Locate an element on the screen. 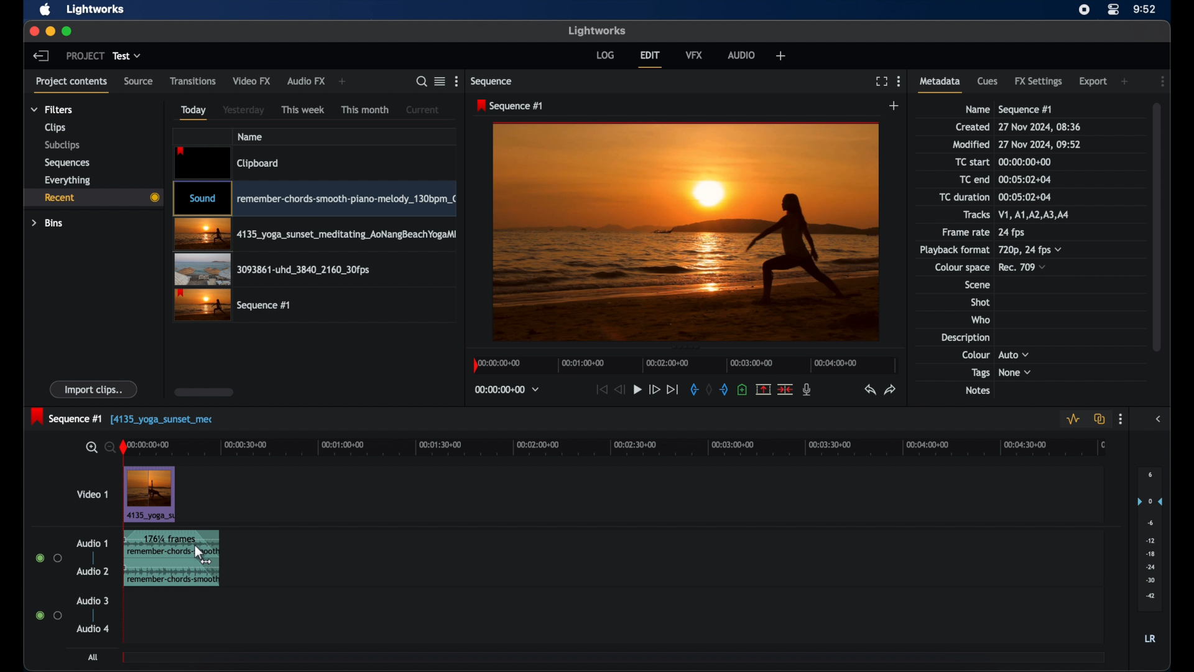 The image size is (1194, 672). radio buttons is located at coordinates (48, 615).